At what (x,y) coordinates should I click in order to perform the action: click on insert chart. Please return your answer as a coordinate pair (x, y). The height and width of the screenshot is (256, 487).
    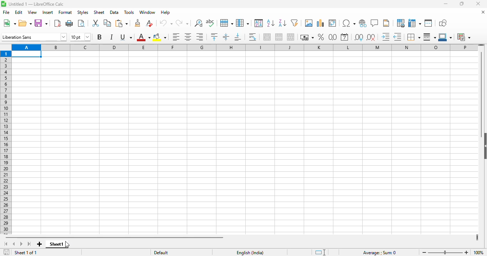
    Looking at the image, I should click on (320, 23).